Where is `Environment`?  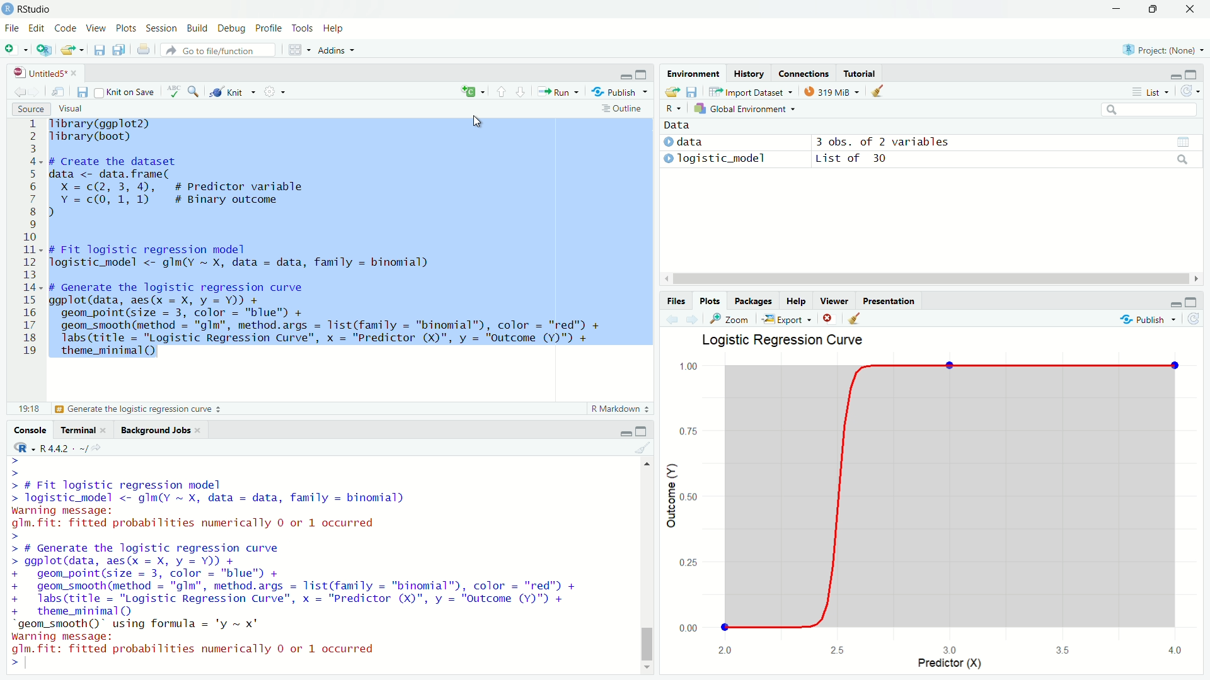 Environment is located at coordinates (693, 72).